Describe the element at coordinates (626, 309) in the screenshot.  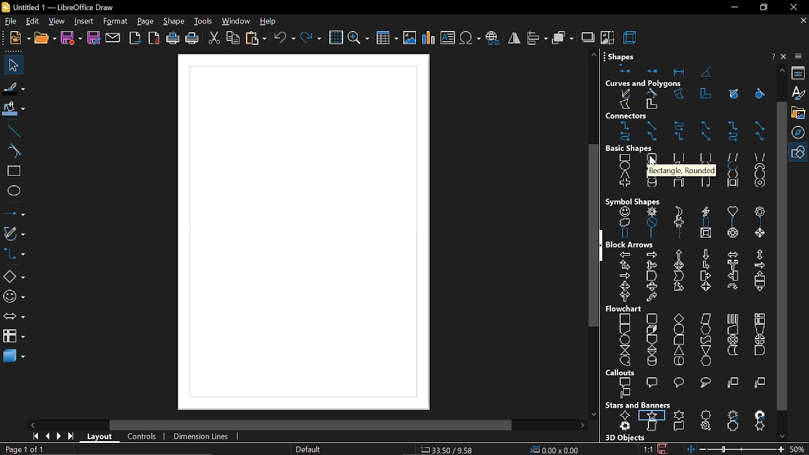
I see `flow chart` at that location.